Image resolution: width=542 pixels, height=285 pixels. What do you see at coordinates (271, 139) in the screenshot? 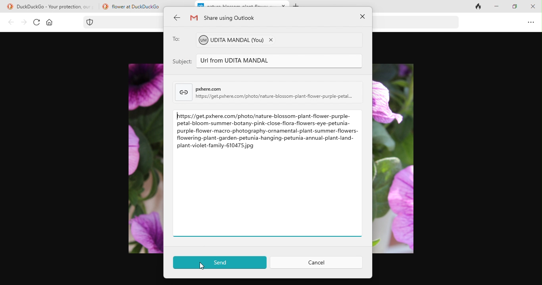
I see `https://get.pxhere.com/photo/nature-blossom-plant-flower-purple-
petal-bloom-summer-botany-pink-close-flora-flowers-eye-petunia-
purple-flower-macro-photography-ornamental-plant-summer-flowers-
flowering-plant-garden-petunia-hanging-petunia-annual-plant-land-
plant-violet-family-610475 pg` at bounding box center [271, 139].